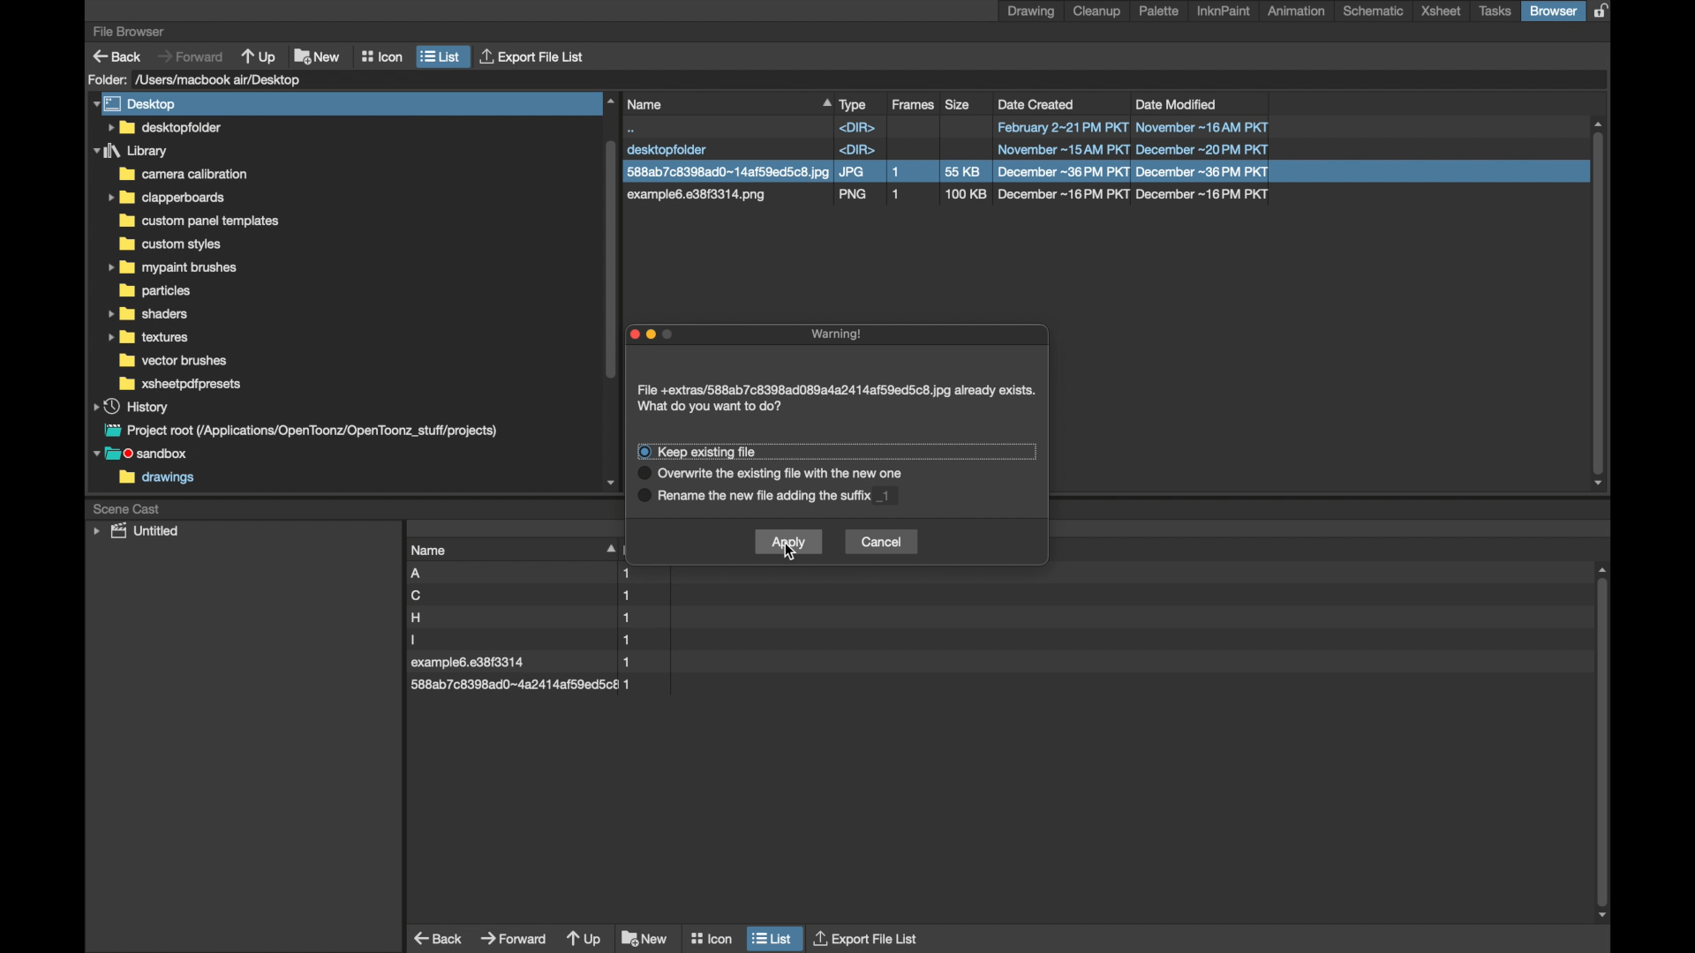 This screenshot has height=953, width=1695. Describe the element at coordinates (726, 452) in the screenshot. I see `description` at that location.